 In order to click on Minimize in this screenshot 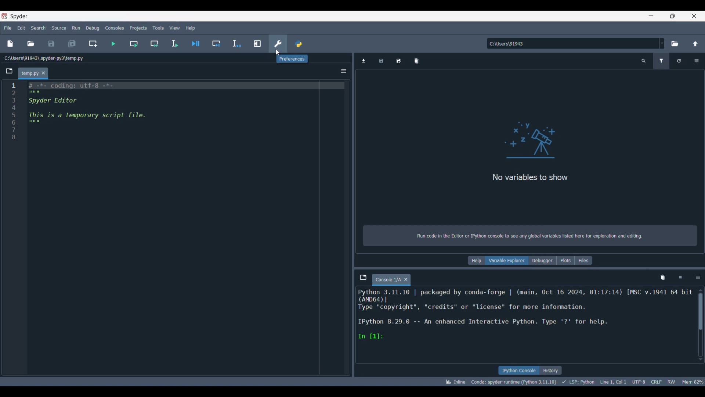, I will do `click(651, 16)`.